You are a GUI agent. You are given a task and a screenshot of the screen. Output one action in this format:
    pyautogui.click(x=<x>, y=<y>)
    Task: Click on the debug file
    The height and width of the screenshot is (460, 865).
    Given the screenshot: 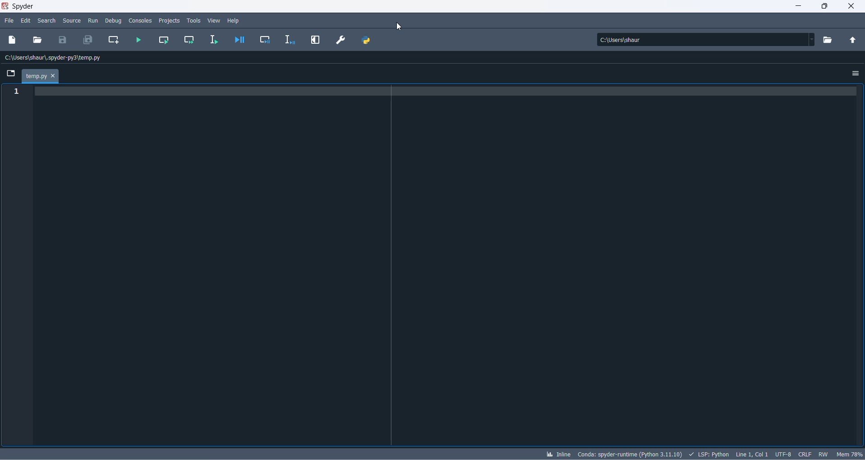 What is the action you would take?
    pyautogui.click(x=238, y=41)
    